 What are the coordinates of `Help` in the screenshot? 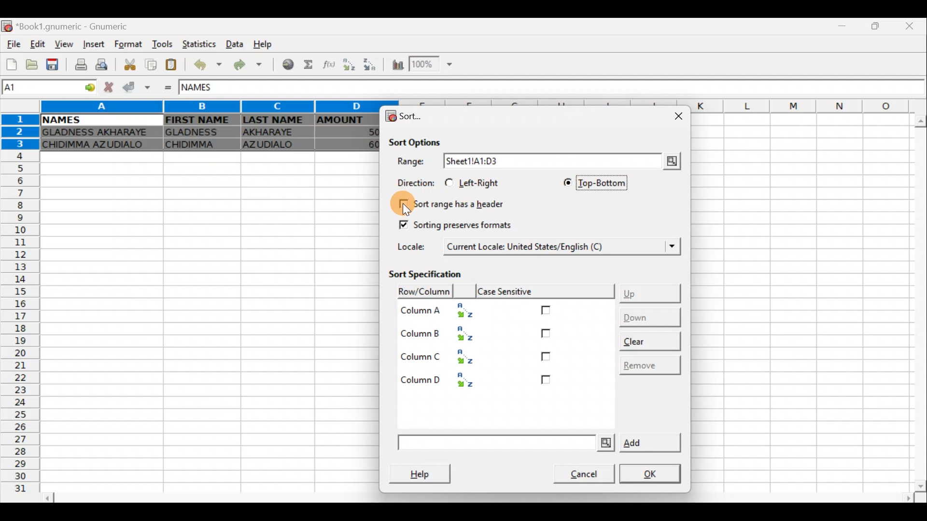 It's located at (269, 42).